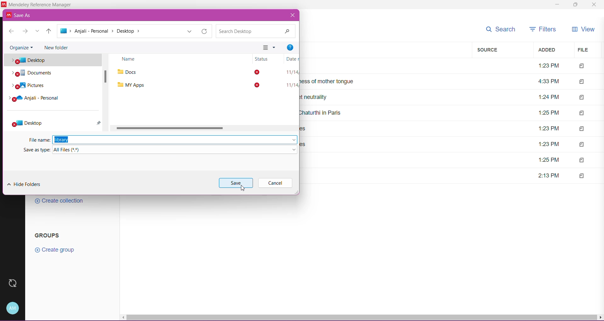  Describe the element at coordinates (131, 85) in the screenshot. I see `MY Apps` at that location.